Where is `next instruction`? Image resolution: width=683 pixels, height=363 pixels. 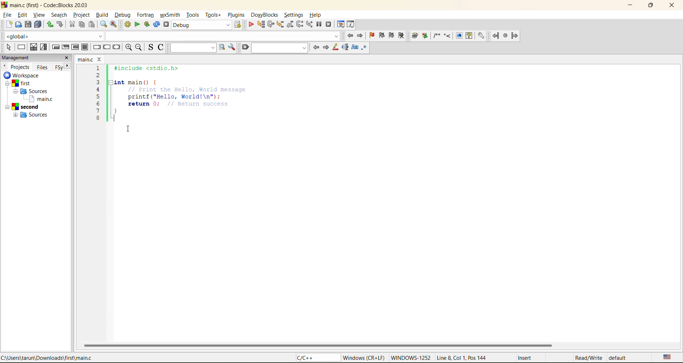 next instruction is located at coordinates (300, 25).